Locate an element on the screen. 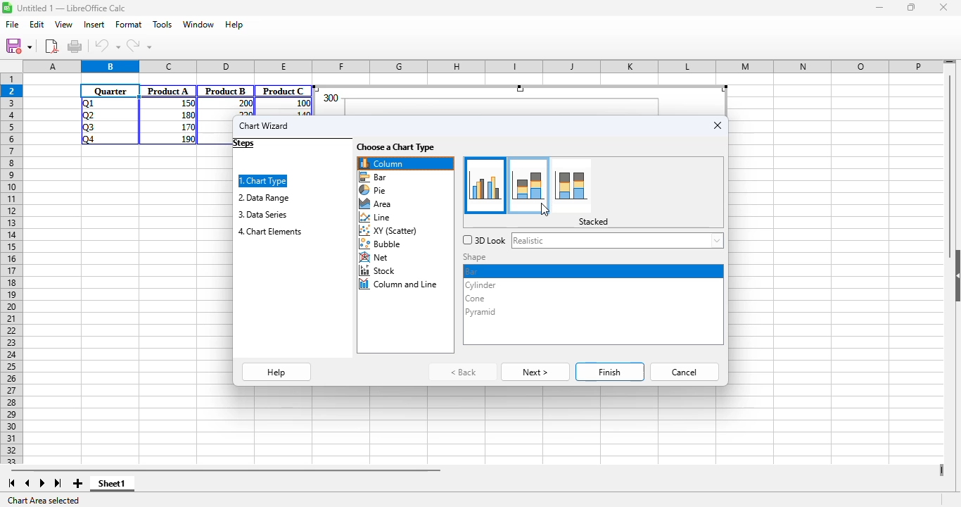 Image resolution: width=961 pixels, height=507 pixels. rows is located at coordinates (11, 263).